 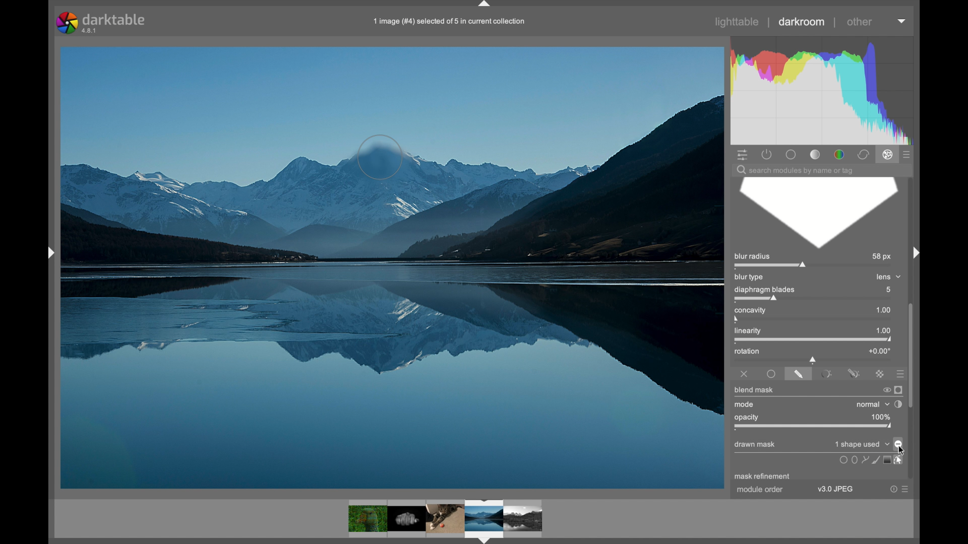 I want to click on drawn mask, so click(x=756, y=445).